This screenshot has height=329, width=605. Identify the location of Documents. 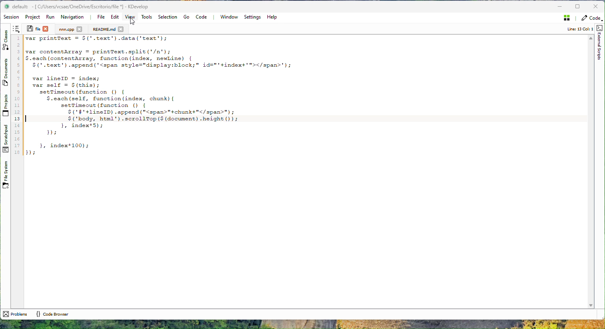
(6, 73).